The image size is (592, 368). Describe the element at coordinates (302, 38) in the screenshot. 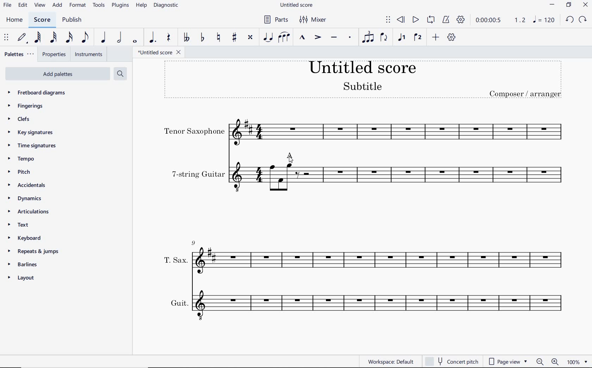

I see `MARCATO` at that location.